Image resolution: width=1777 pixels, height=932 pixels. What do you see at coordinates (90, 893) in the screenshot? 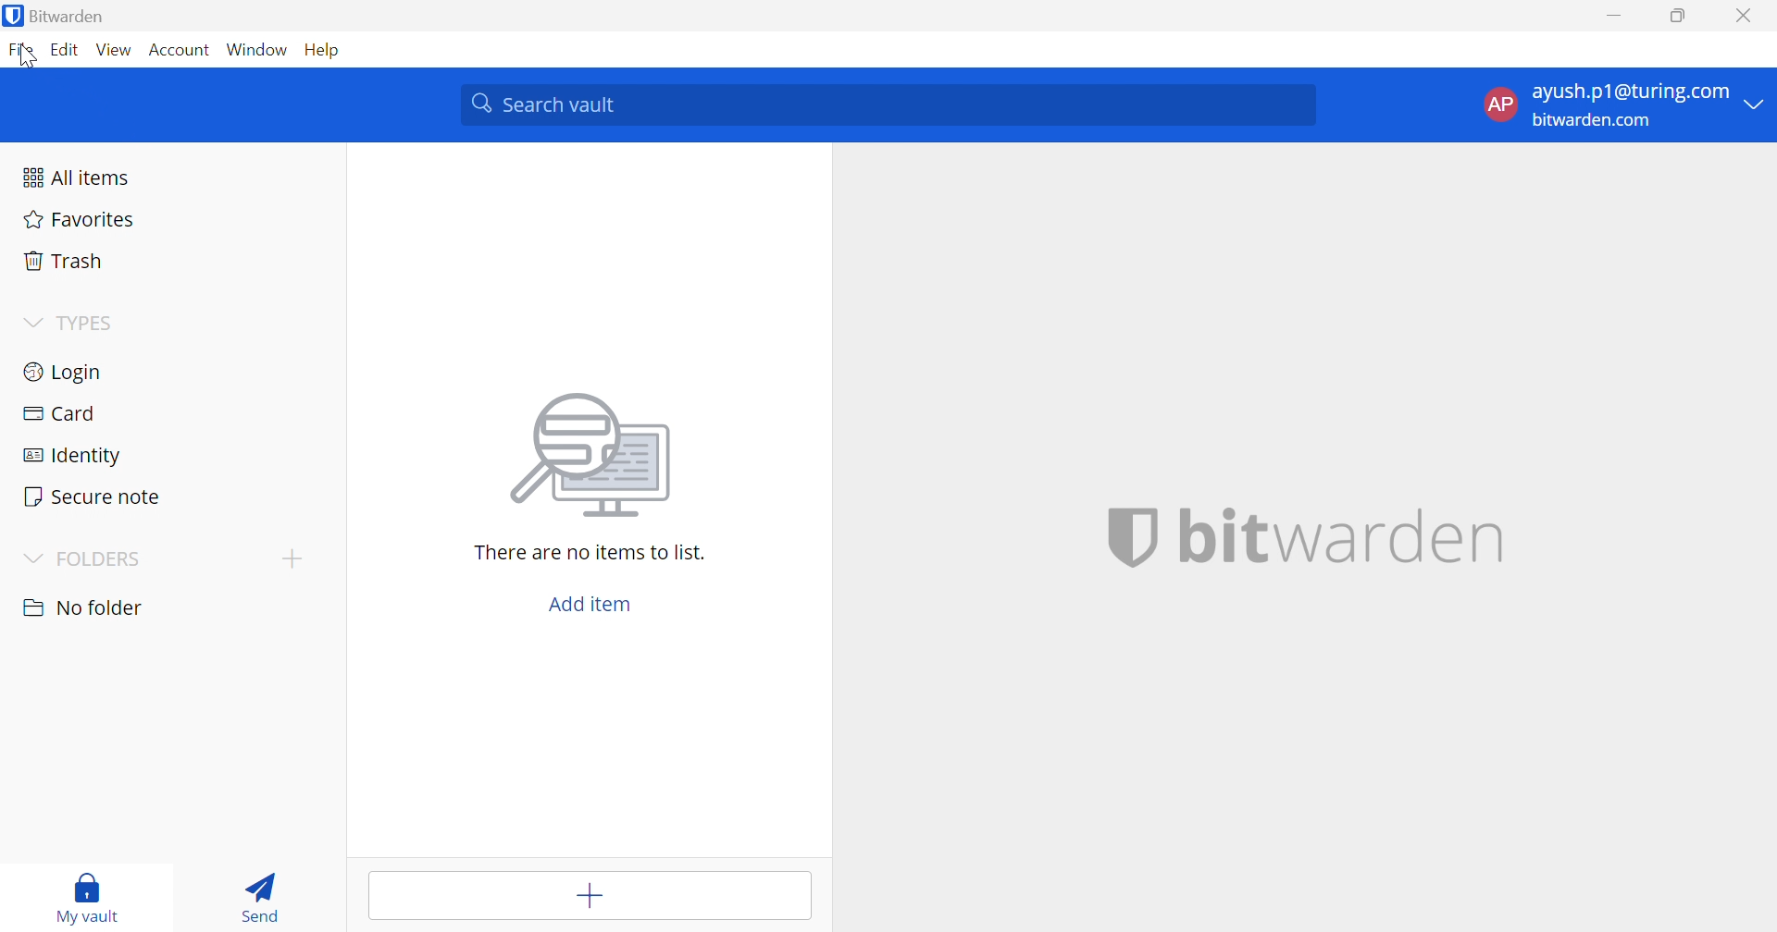
I see `My vault` at bounding box center [90, 893].